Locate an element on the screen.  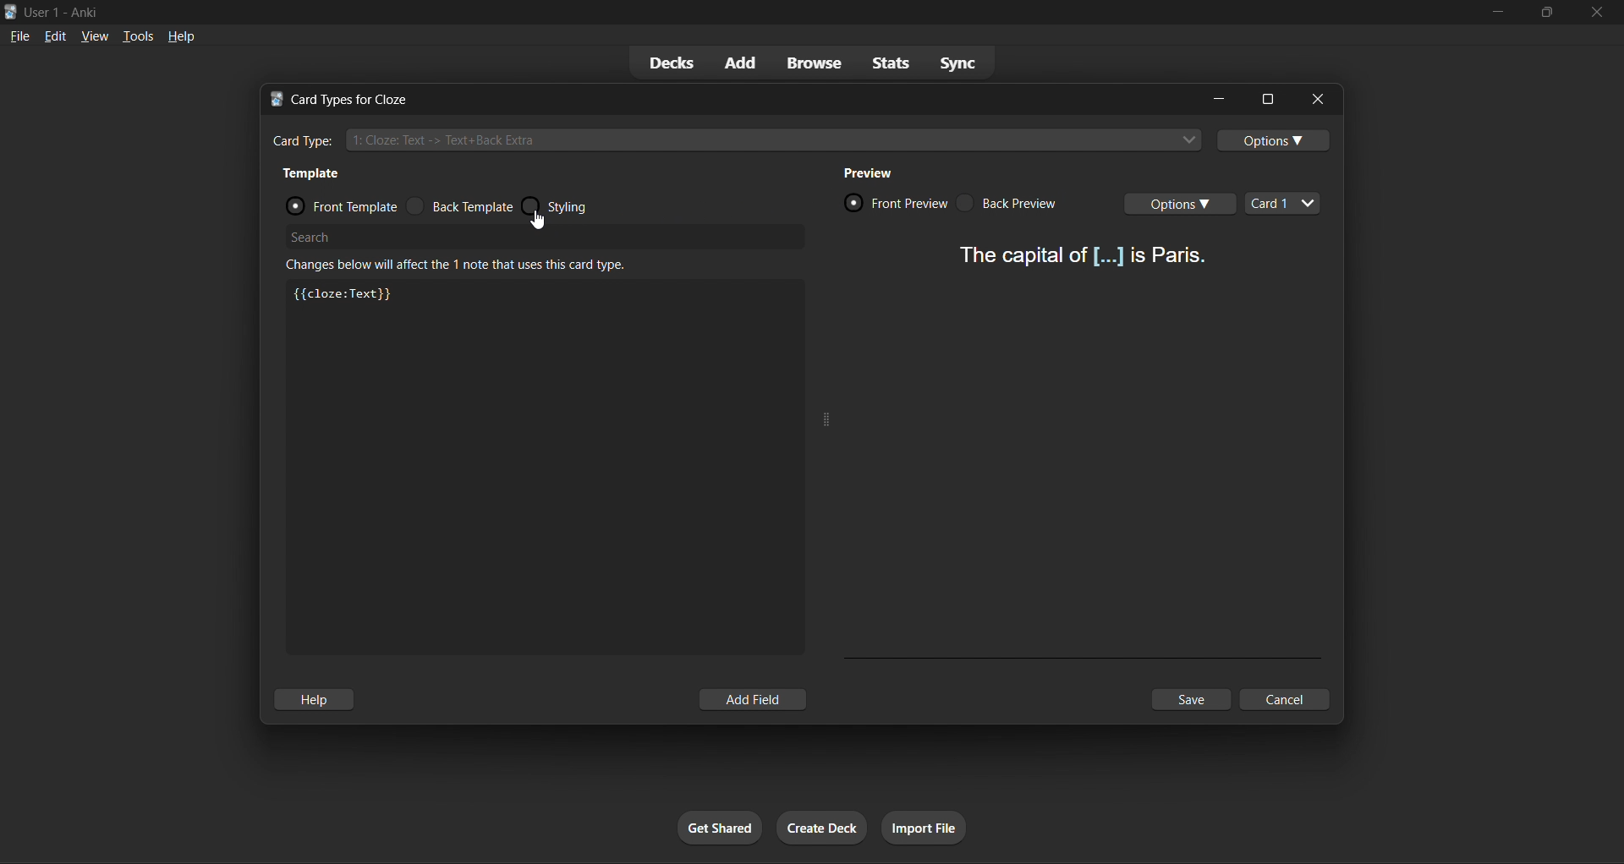
options toggle is located at coordinates (1275, 143).